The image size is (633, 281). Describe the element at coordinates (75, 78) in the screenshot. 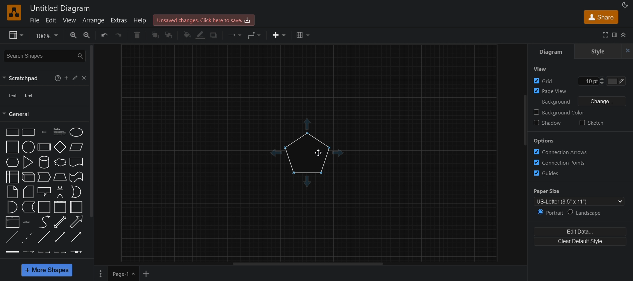

I see `edit` at that location.